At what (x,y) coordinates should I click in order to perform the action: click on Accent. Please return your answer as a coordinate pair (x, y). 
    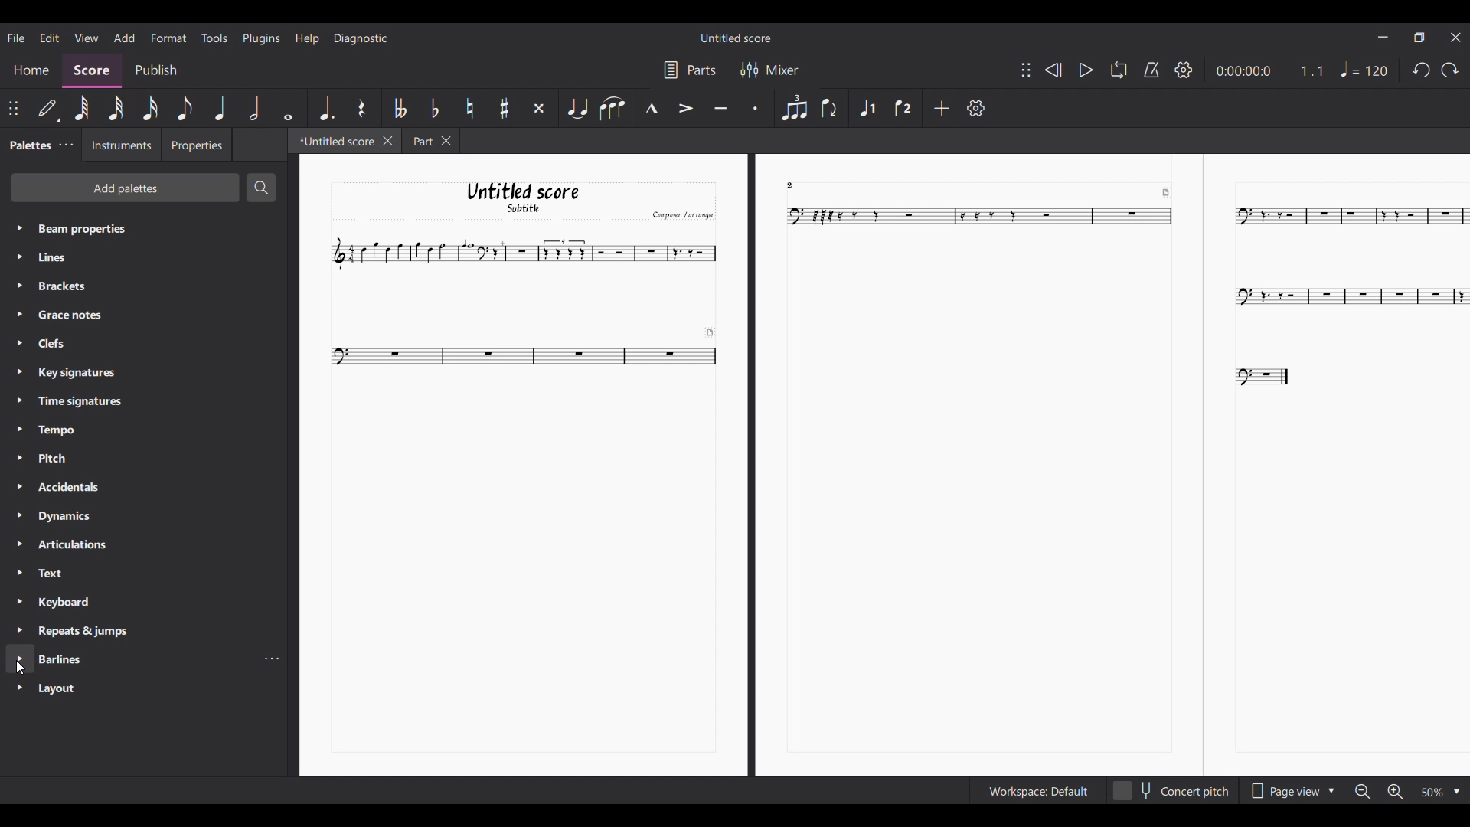
    Looking at the image, I should click on (687, 108).